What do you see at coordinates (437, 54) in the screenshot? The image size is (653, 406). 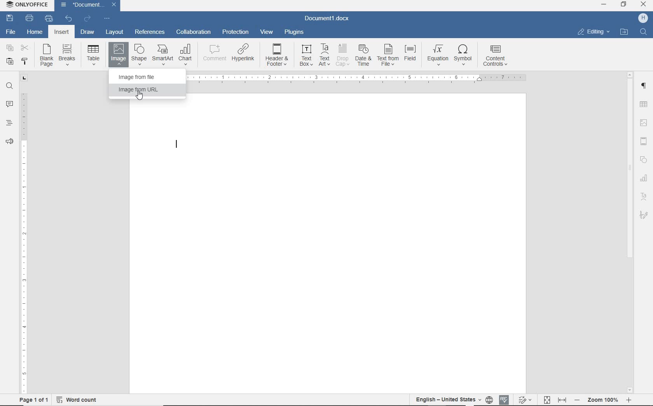 I see `equation` at bounding box center [437, 54].